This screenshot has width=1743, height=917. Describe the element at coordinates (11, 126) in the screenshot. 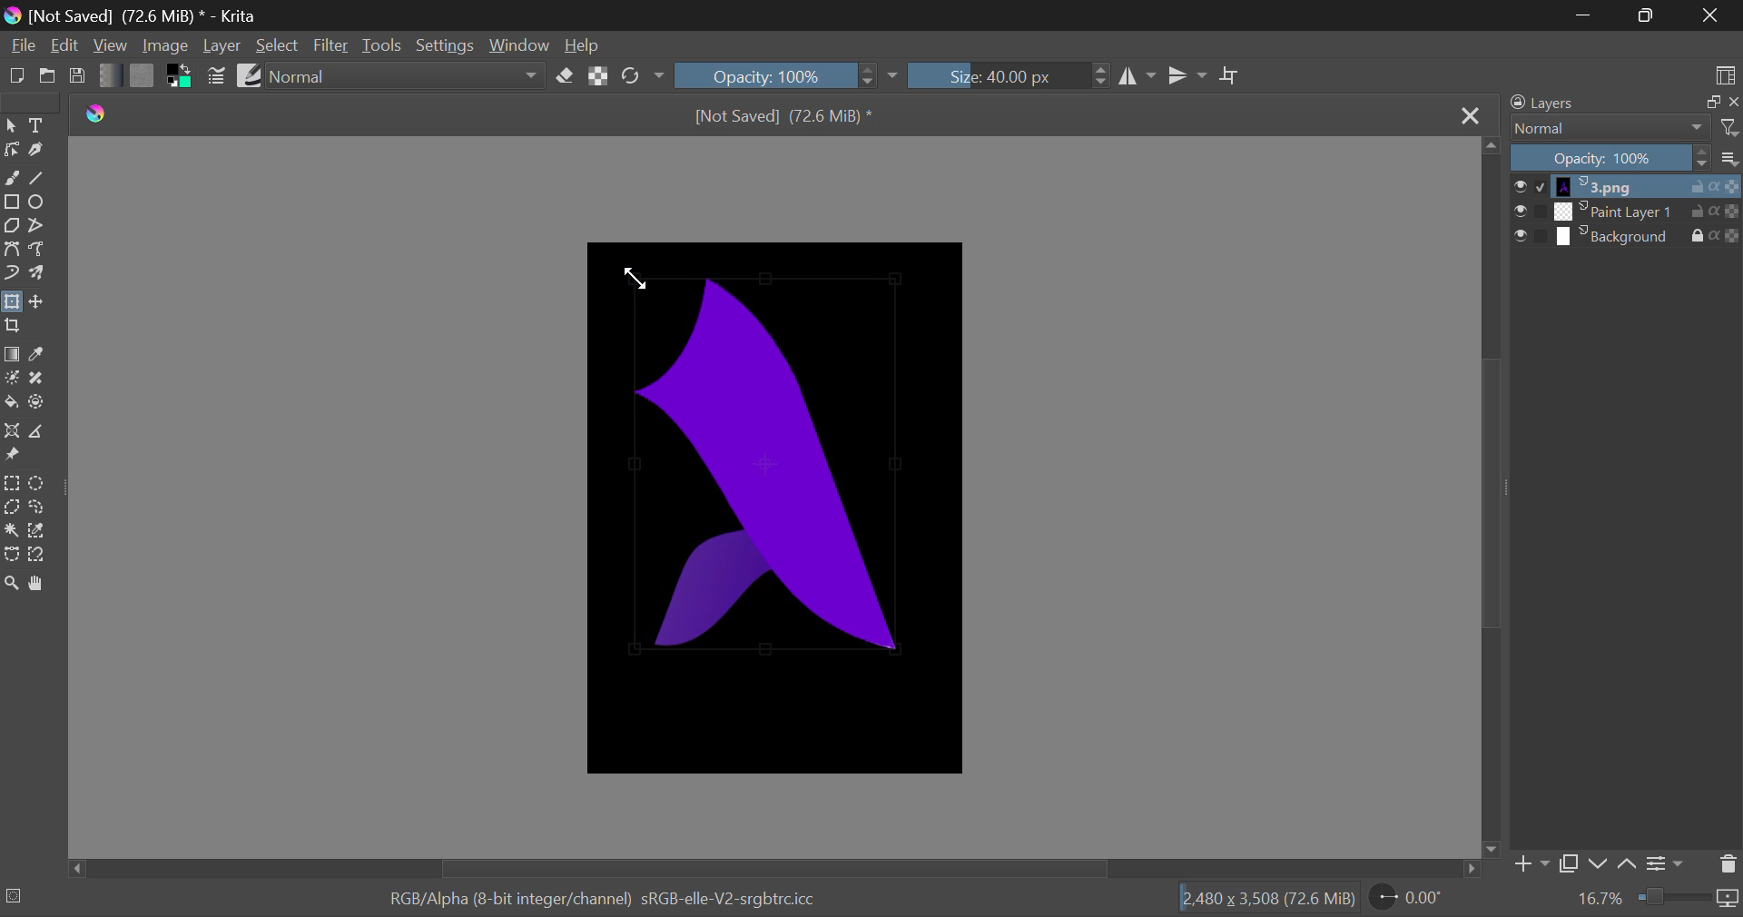

I see `Select` at that location.